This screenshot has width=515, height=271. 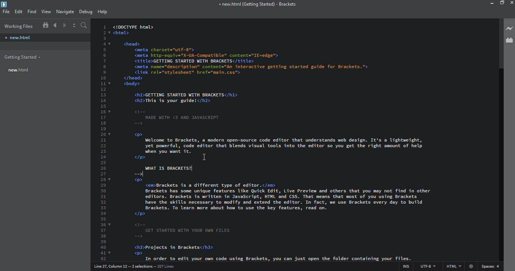 I want to click on test code, so click(x=285, y=94).